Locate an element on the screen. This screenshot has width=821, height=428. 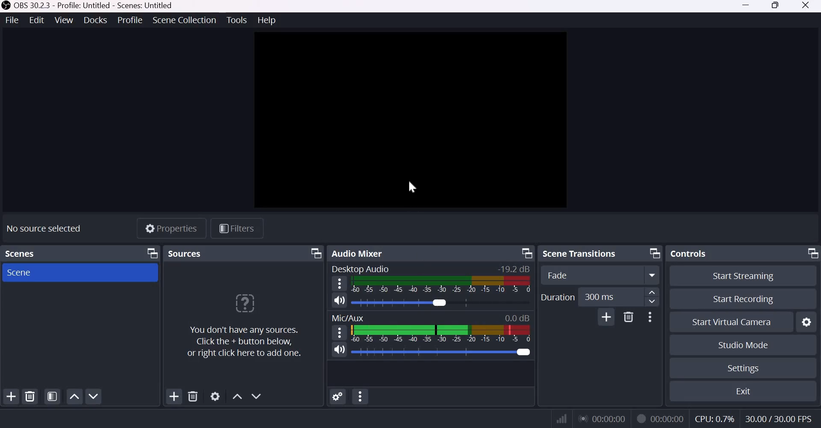
Exit is located at coordinates (747, 392).